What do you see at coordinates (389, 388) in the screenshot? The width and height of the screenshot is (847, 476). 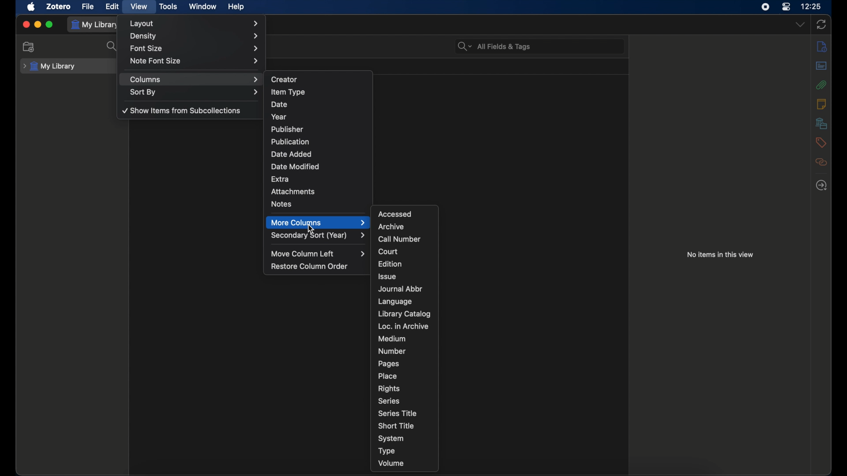 I see `rights` at bounding box center [389, 388].